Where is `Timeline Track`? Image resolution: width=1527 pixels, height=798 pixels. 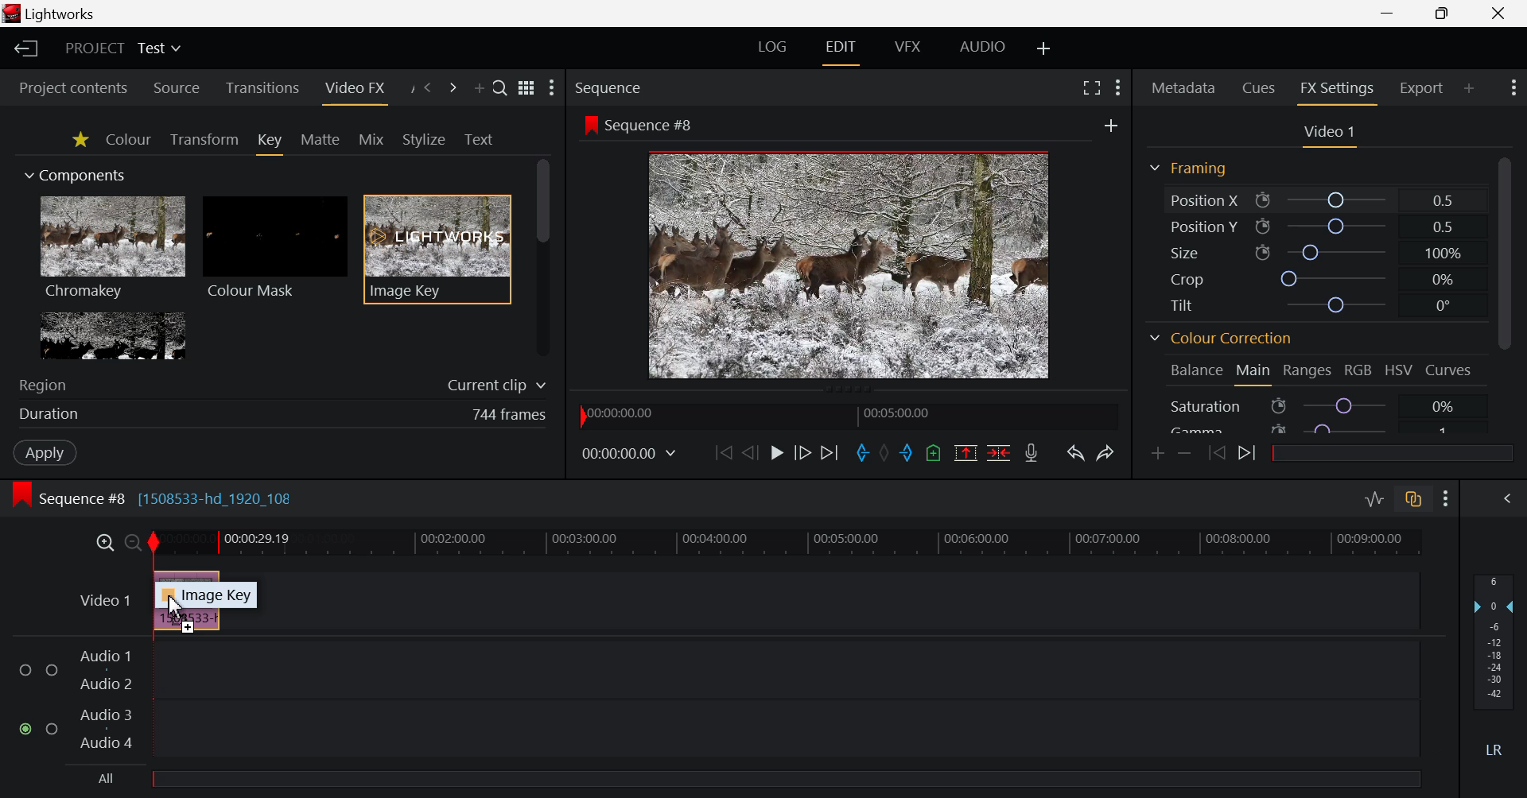
Timeline Track is located at coordinates (784, 542).